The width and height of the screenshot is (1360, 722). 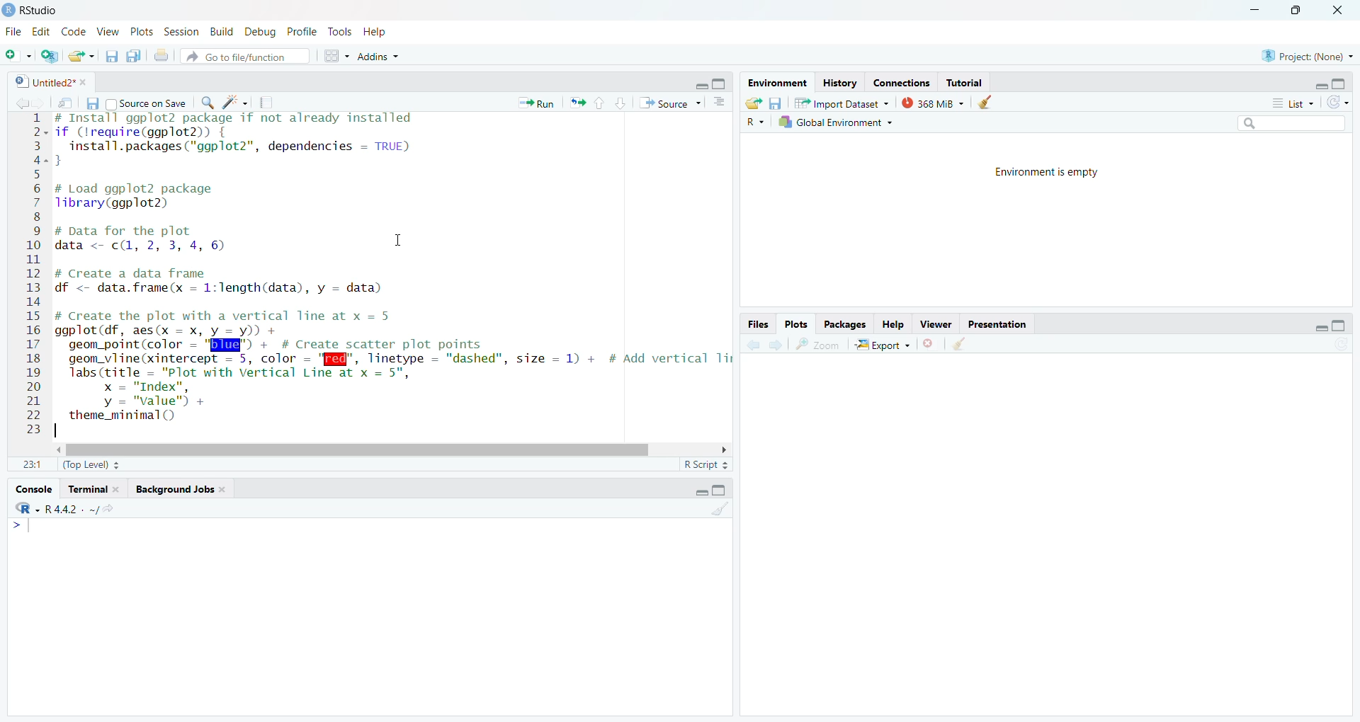 I want to click on notes, so click(x=271, y=103).